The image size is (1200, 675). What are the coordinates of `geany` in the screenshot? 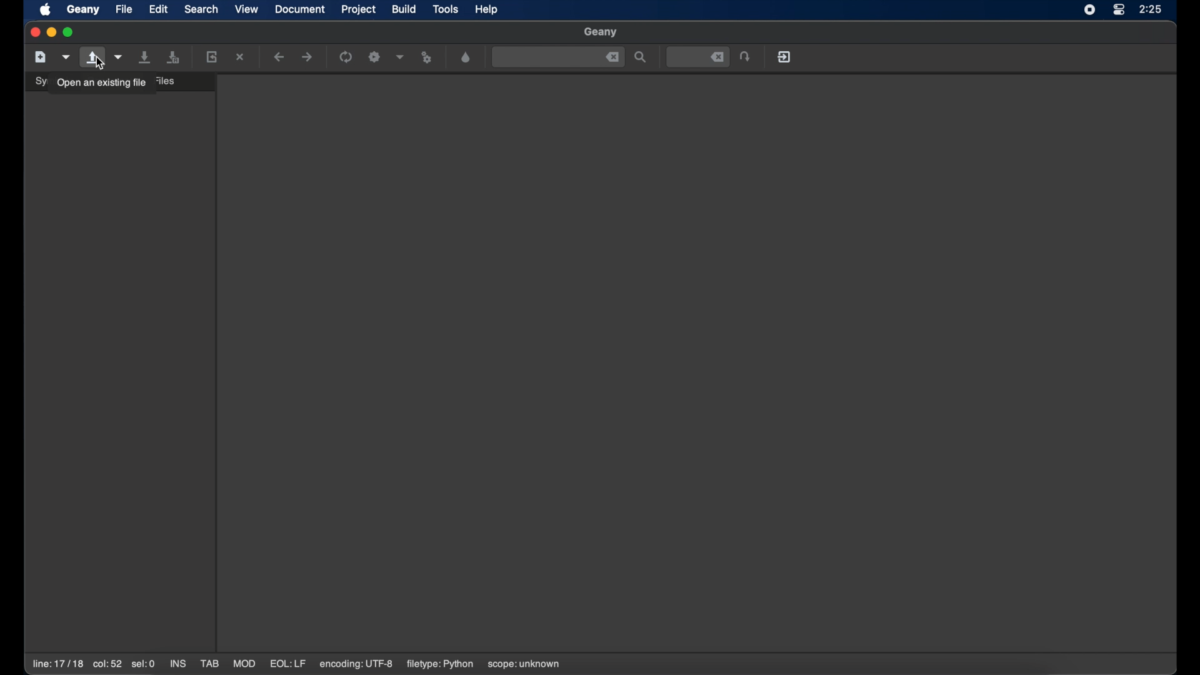 It's located at (83, 10).